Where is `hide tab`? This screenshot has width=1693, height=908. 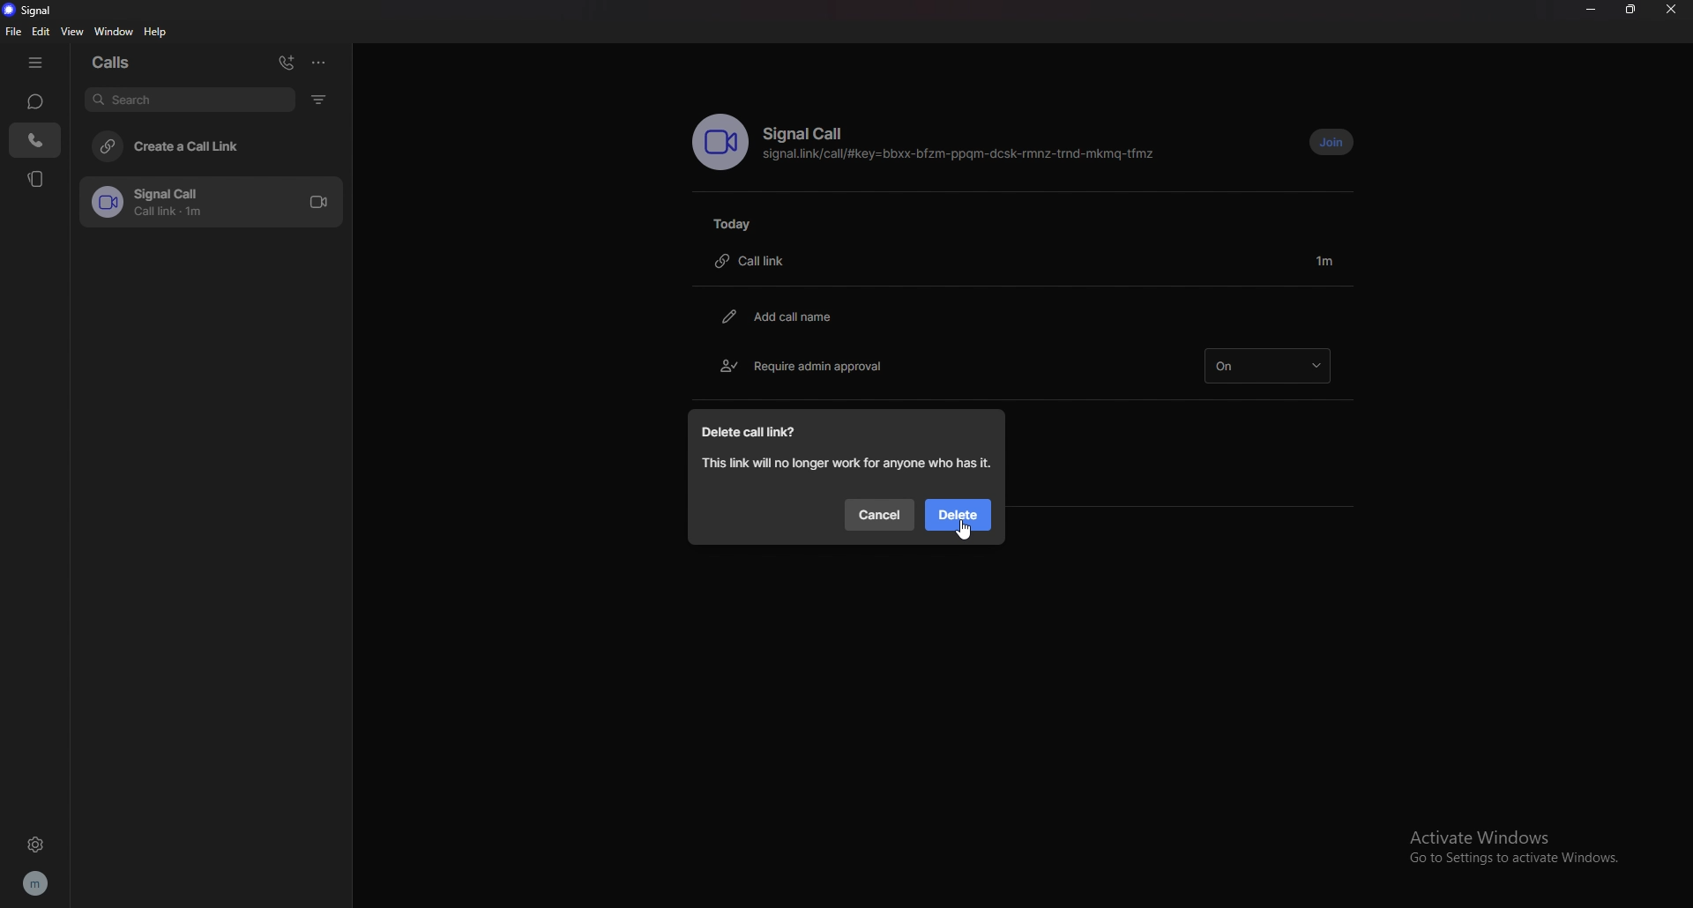
hide tab is located at coordinates (37, 63).